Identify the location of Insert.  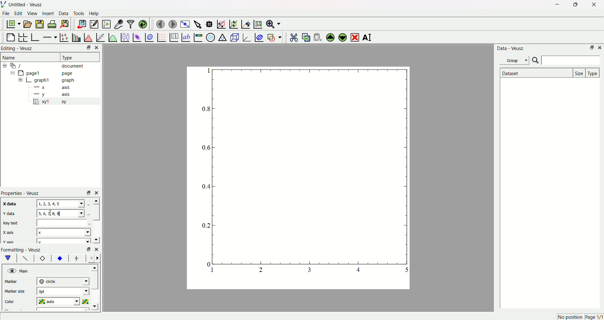
(48, 14).